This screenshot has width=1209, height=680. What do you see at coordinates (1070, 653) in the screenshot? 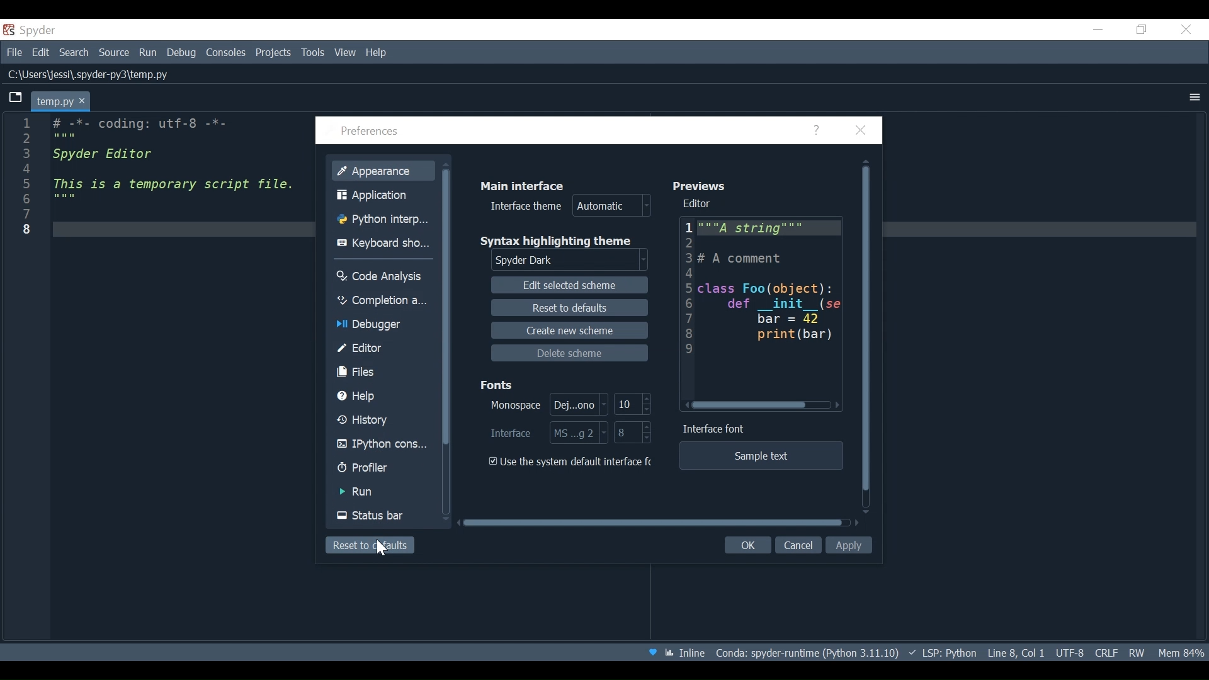
I see `File Encoding` at bounding box center [1070, 653].